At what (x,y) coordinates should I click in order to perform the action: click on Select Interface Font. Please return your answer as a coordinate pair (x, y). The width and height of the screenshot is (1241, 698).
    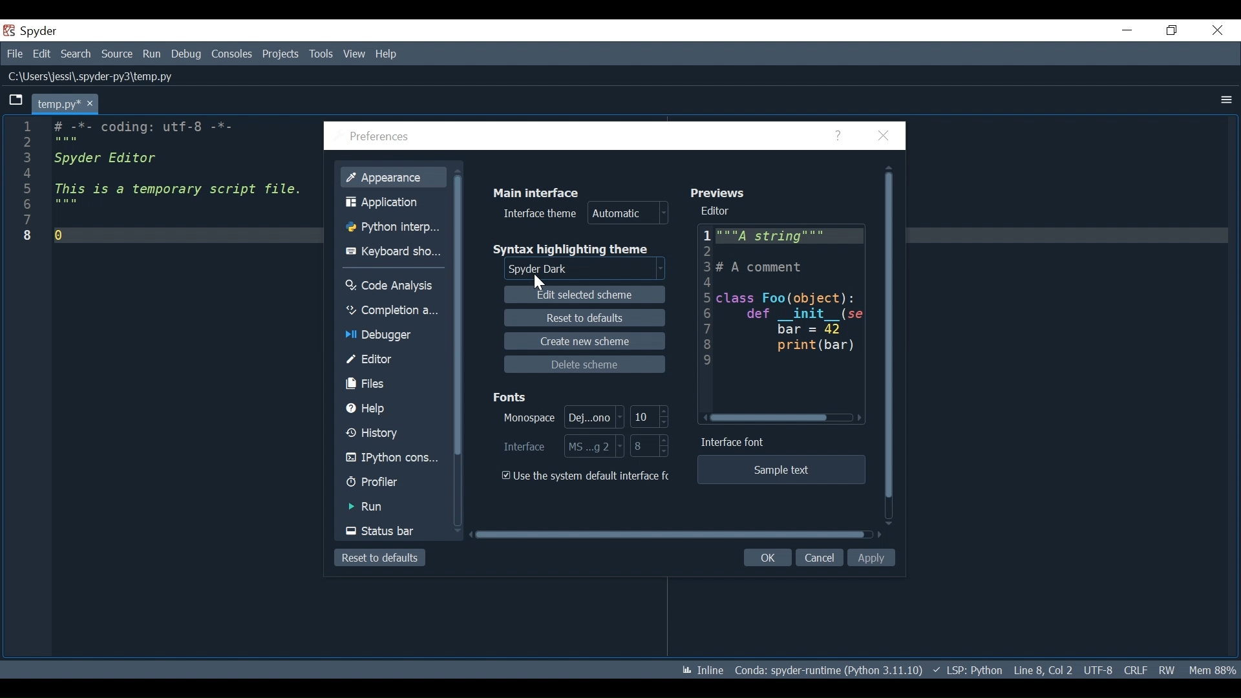
    Looking at the image, I should click on (560, 446).